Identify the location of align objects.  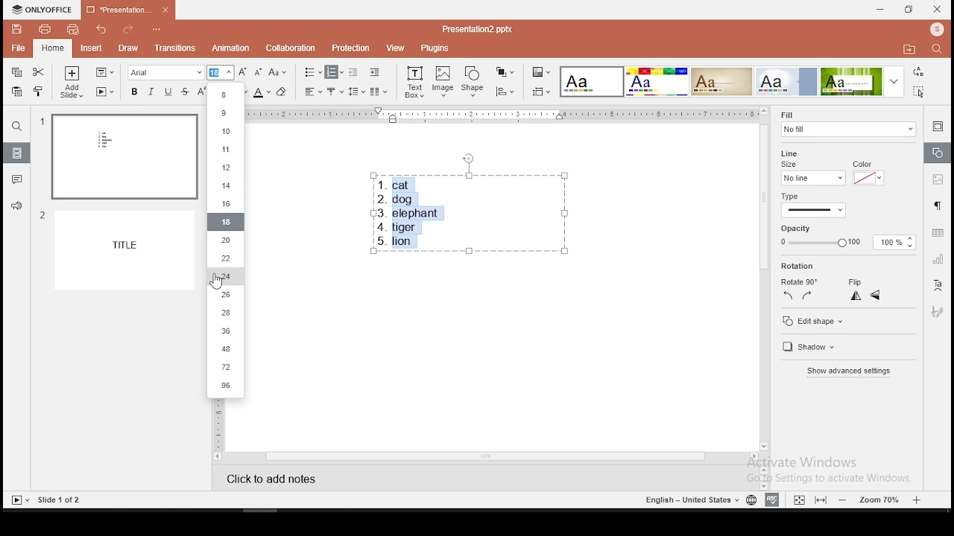
(504, 92).